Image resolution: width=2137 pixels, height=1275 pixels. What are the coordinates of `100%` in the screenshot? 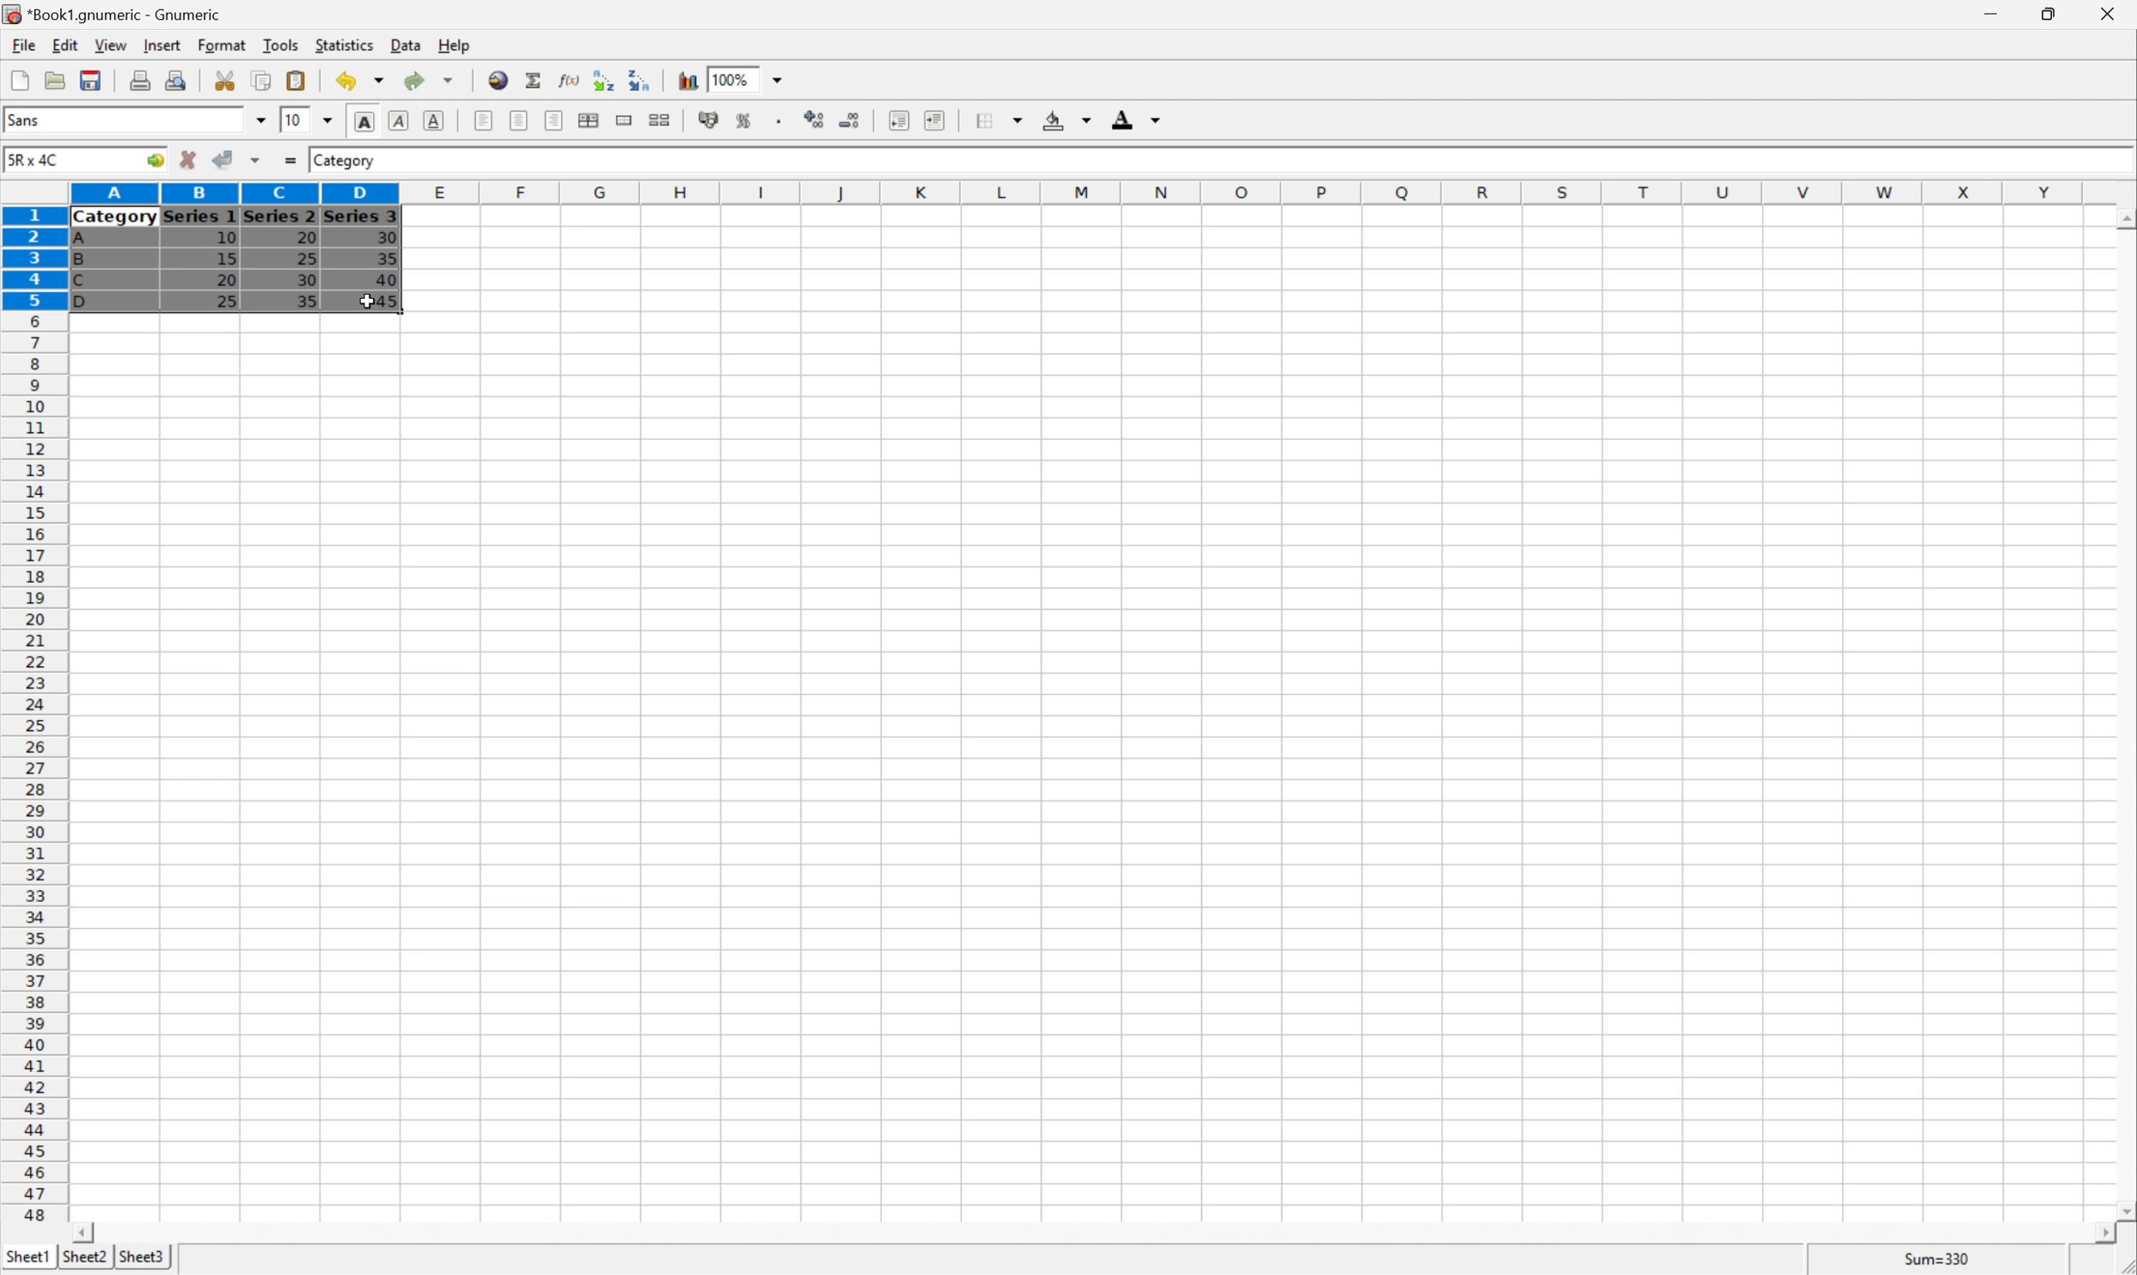 It's located at (732, 79).